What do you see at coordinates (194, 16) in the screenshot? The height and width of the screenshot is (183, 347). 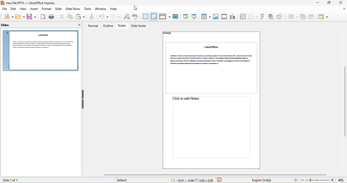 I see `start from current slide` at bounding box center [194, 16].